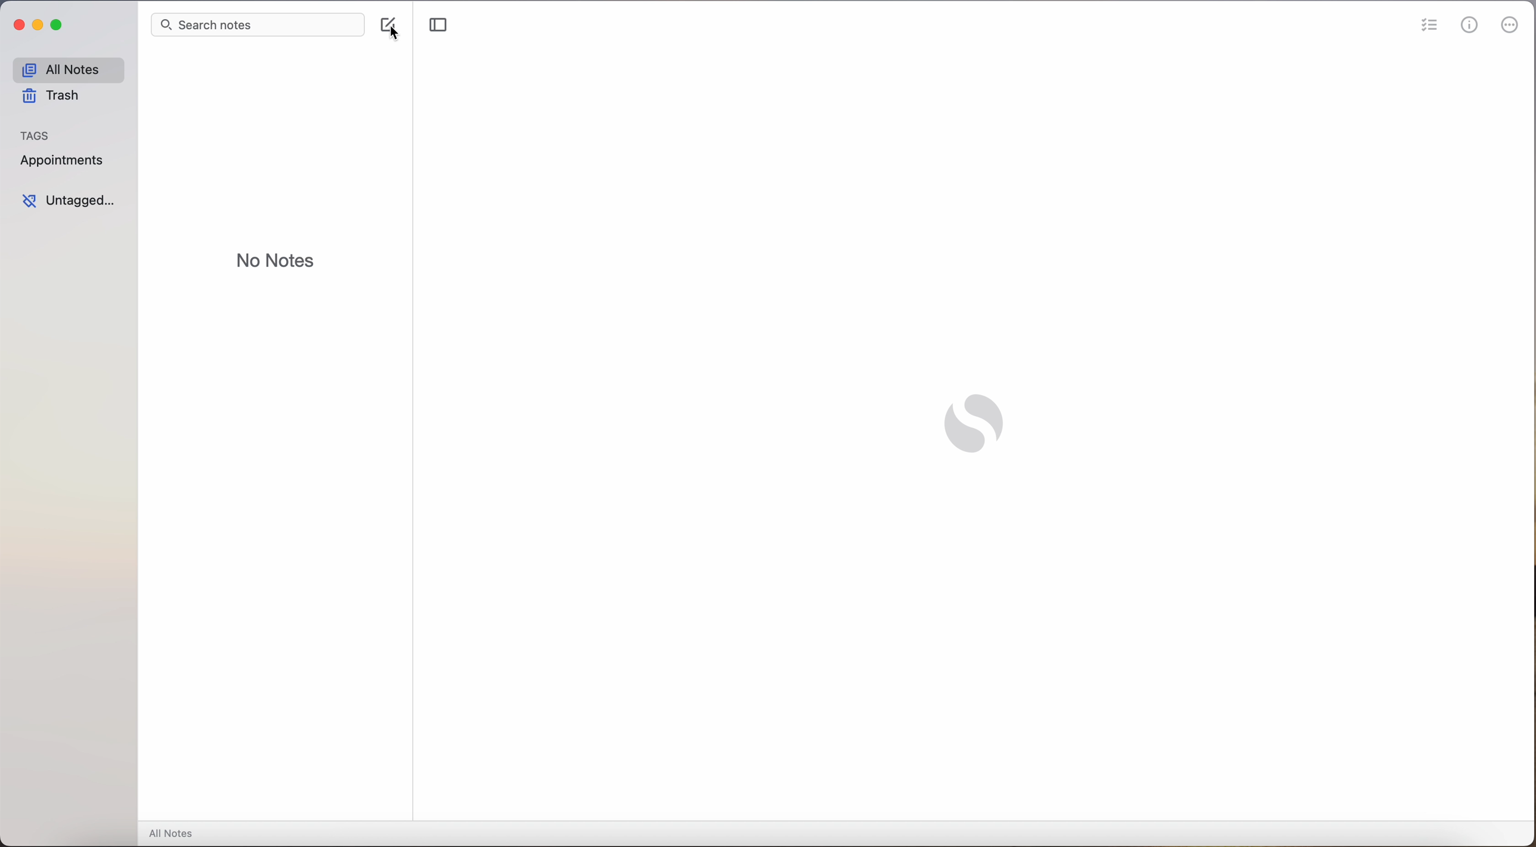 The width and height of the screenshot is (1536, 847). What do you see at coordinates (38, 135) in the screenshot?
I see `tags` at bounding box center [38, 135].